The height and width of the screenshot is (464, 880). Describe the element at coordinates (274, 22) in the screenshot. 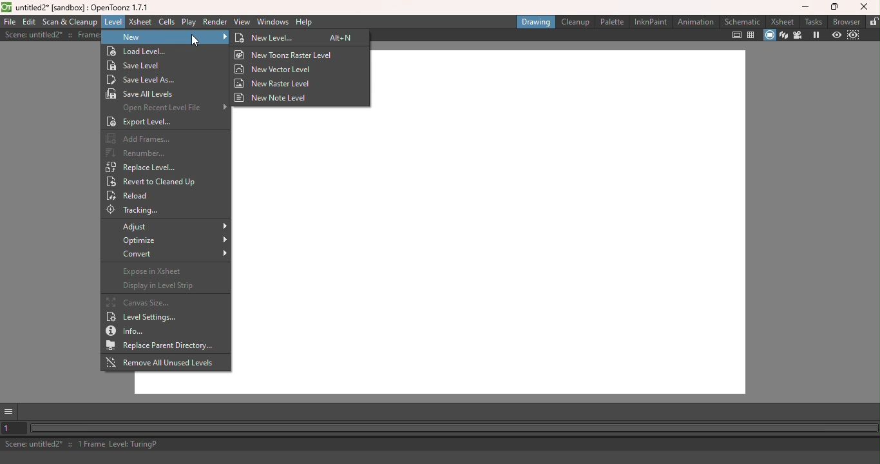

I see `Windows` at that location.